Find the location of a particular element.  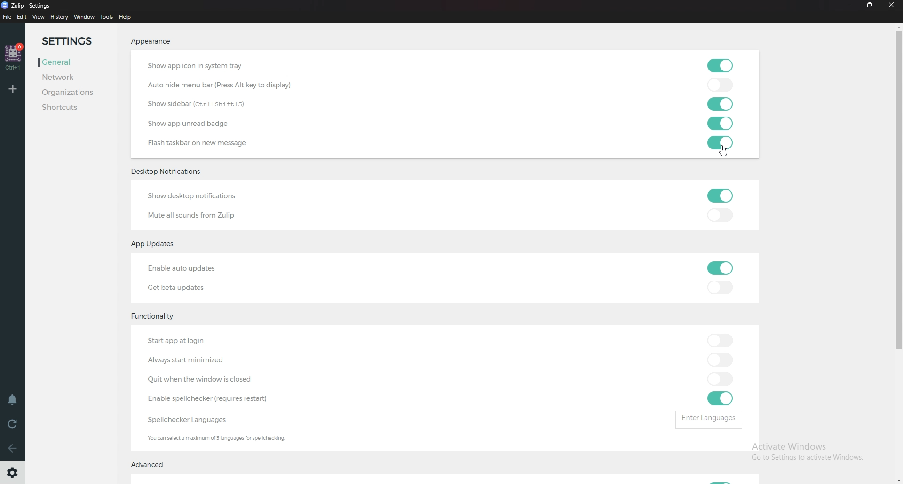

Get beta updates is located at coordinates (185, 286).